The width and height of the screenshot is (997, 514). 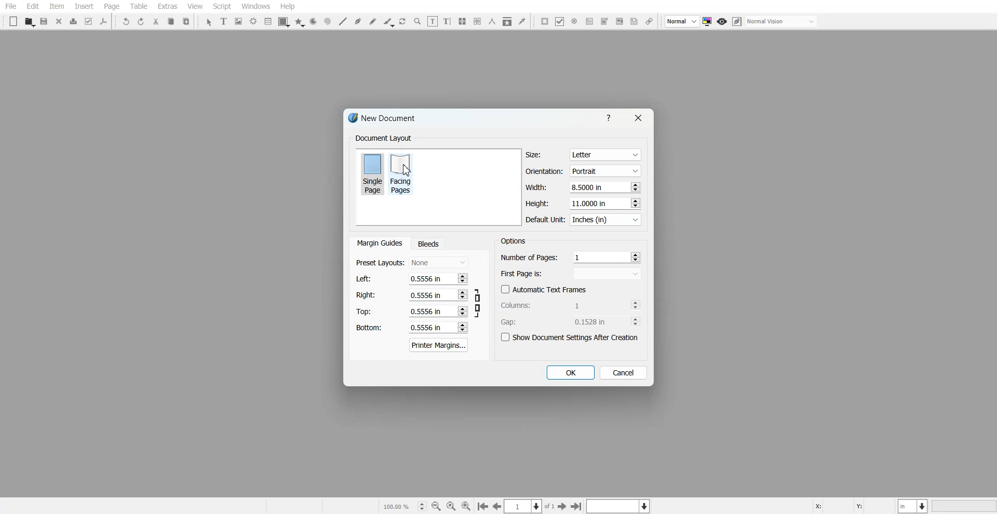 I want to click on Select the current page, so click(x=530, y=506).